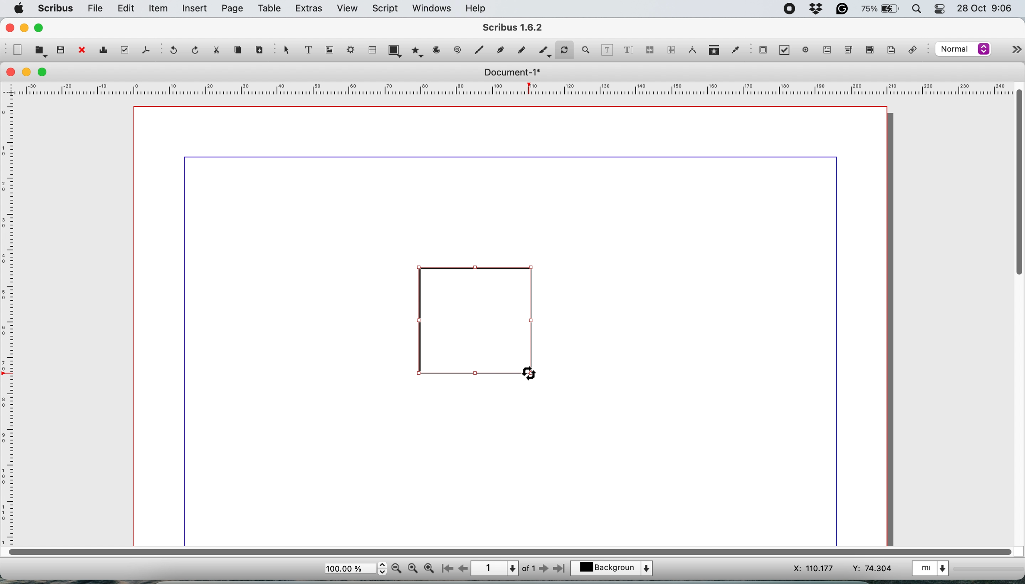 The width and height of the screenshot is (1025, 584). I want to click on maximise, so click(41, 28).